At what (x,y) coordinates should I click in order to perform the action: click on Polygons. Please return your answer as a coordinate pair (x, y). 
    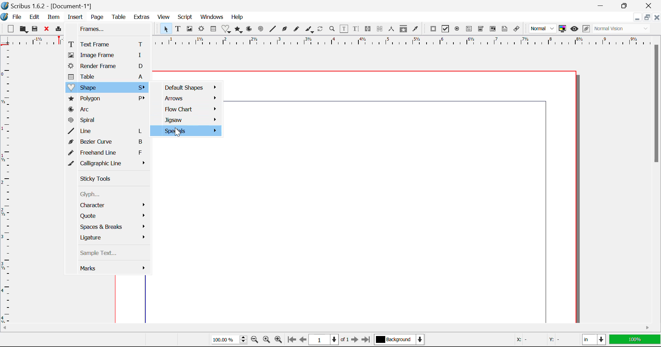
    Looking at the image, I should click on (239, 30).